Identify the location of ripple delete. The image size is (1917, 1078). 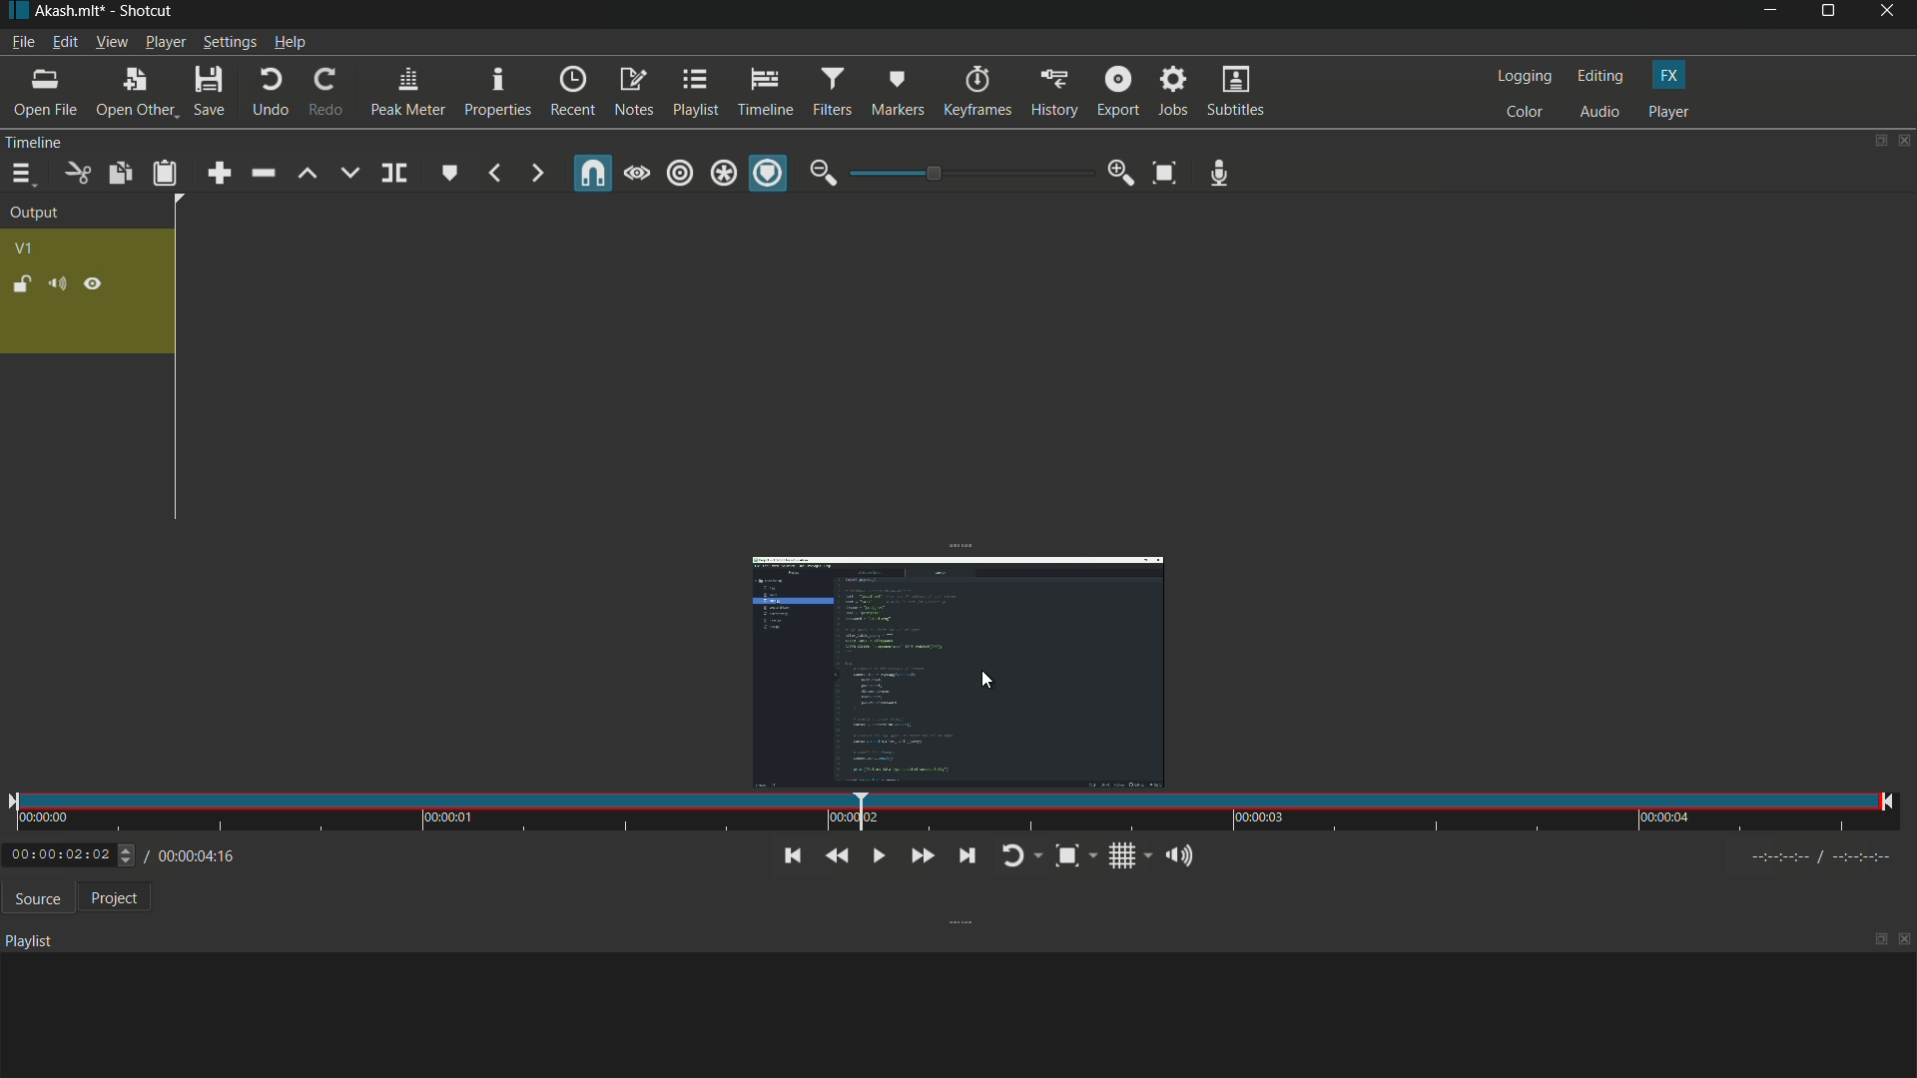
(262, 173).